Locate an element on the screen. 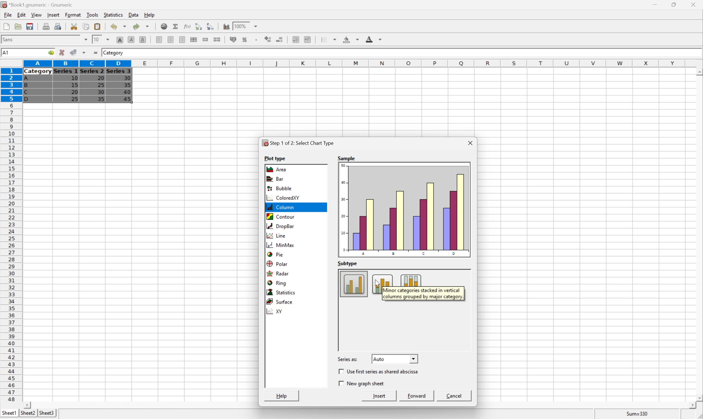  Use first series as shared abscissa is located at coordinates (384, 371).